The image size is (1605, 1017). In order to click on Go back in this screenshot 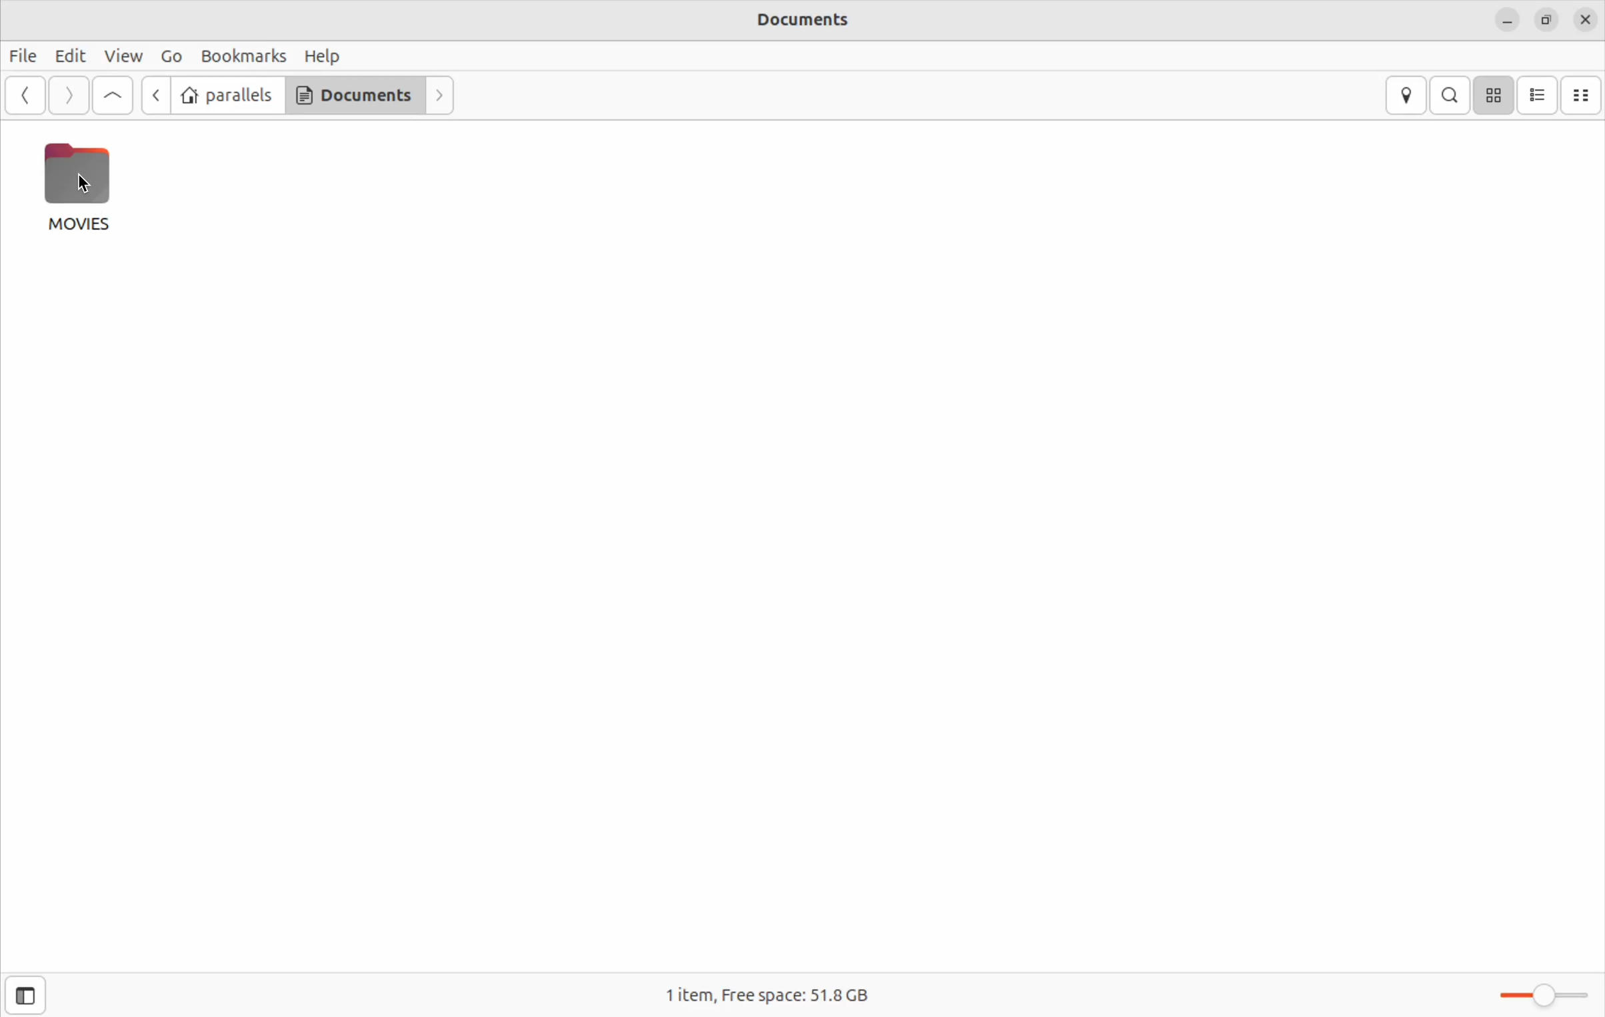, I will do `click(23, 95)`.